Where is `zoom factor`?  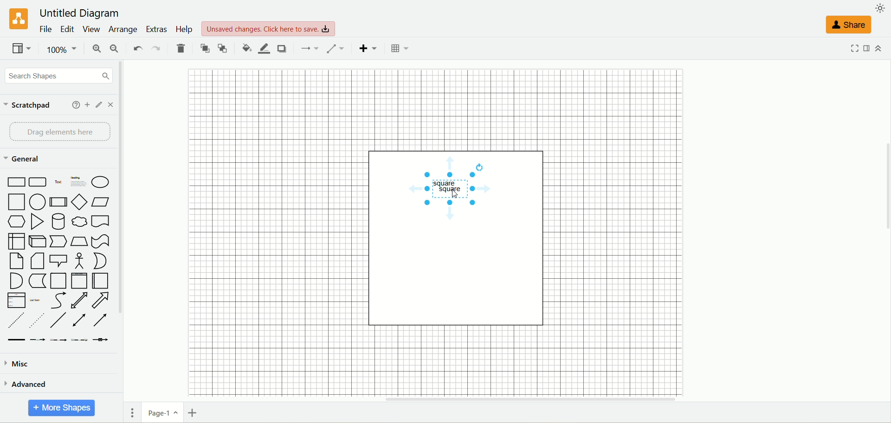 zoom factor is located at coordinates (64, 49).